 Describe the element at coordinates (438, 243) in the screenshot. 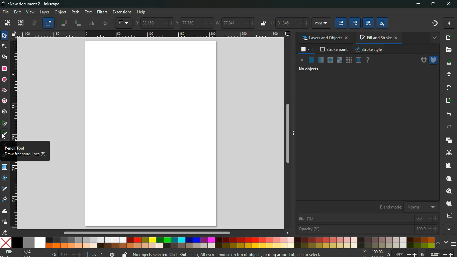

I see `up` at that location.